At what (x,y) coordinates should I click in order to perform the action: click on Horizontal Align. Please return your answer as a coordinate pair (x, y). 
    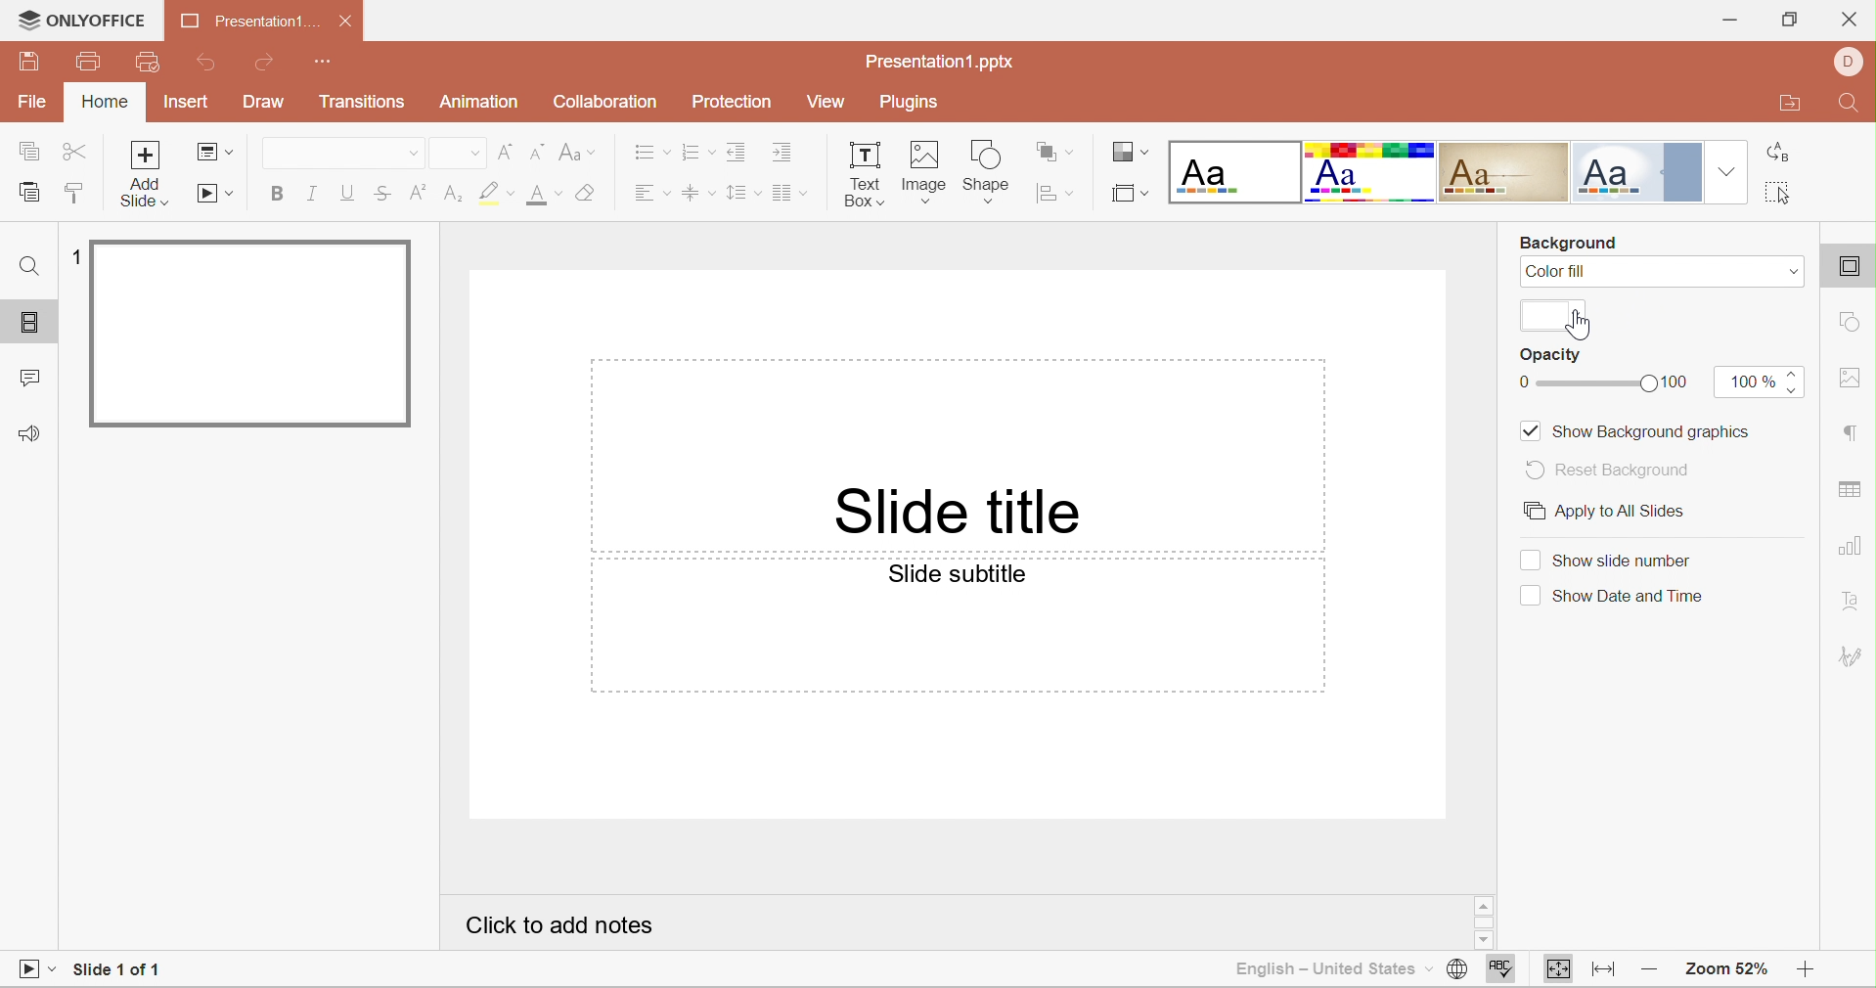
    Looking at the image, I should click on (651, 195).